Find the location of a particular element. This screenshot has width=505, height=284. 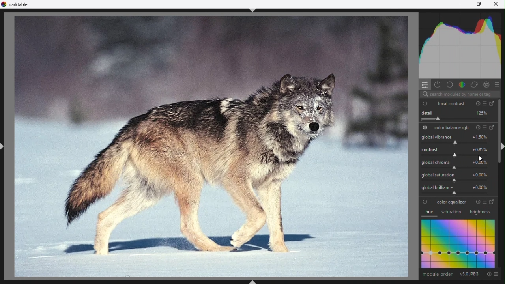

close is located at coordinates (497, 5).